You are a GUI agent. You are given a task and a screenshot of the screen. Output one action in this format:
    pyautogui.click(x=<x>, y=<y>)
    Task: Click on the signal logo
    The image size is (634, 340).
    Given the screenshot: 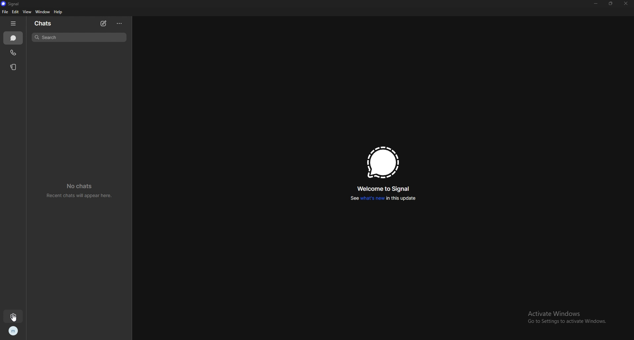 What is the action you would take?
    pyautogui.click(x=381, y=162)
    